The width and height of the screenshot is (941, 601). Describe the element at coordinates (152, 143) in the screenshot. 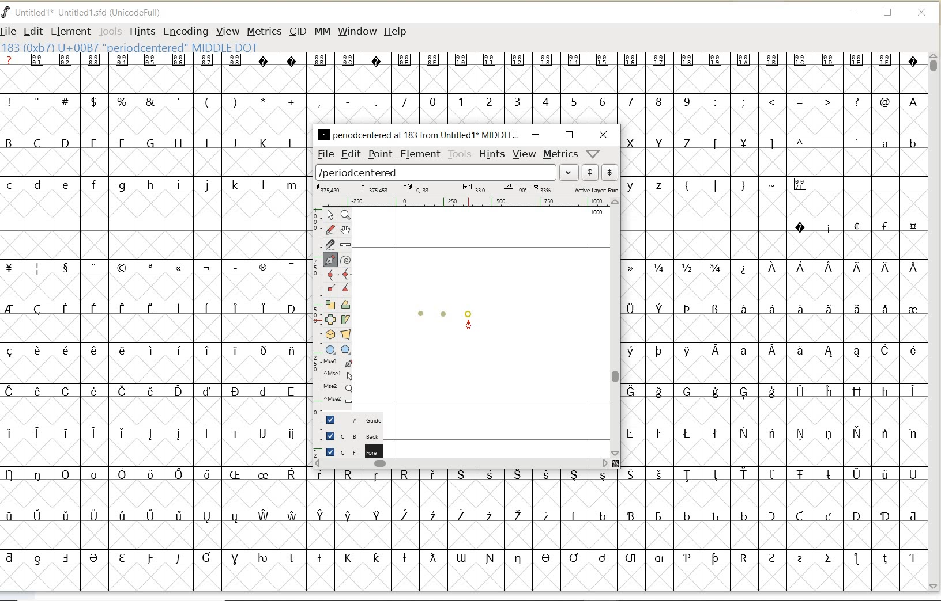

I see `uppercase letters` at that location.